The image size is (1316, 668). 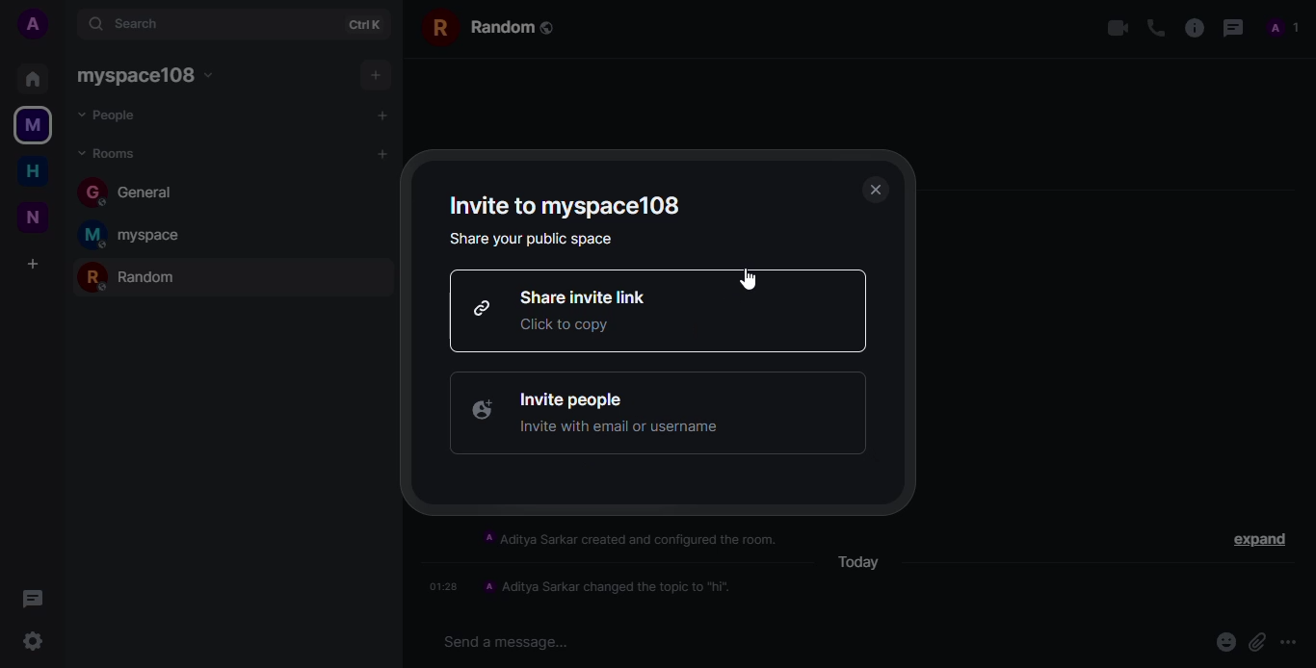 What do you see at coordinates (1112, 28) in the screenshot?
I see `video call` at bounding box center [1112, 28].